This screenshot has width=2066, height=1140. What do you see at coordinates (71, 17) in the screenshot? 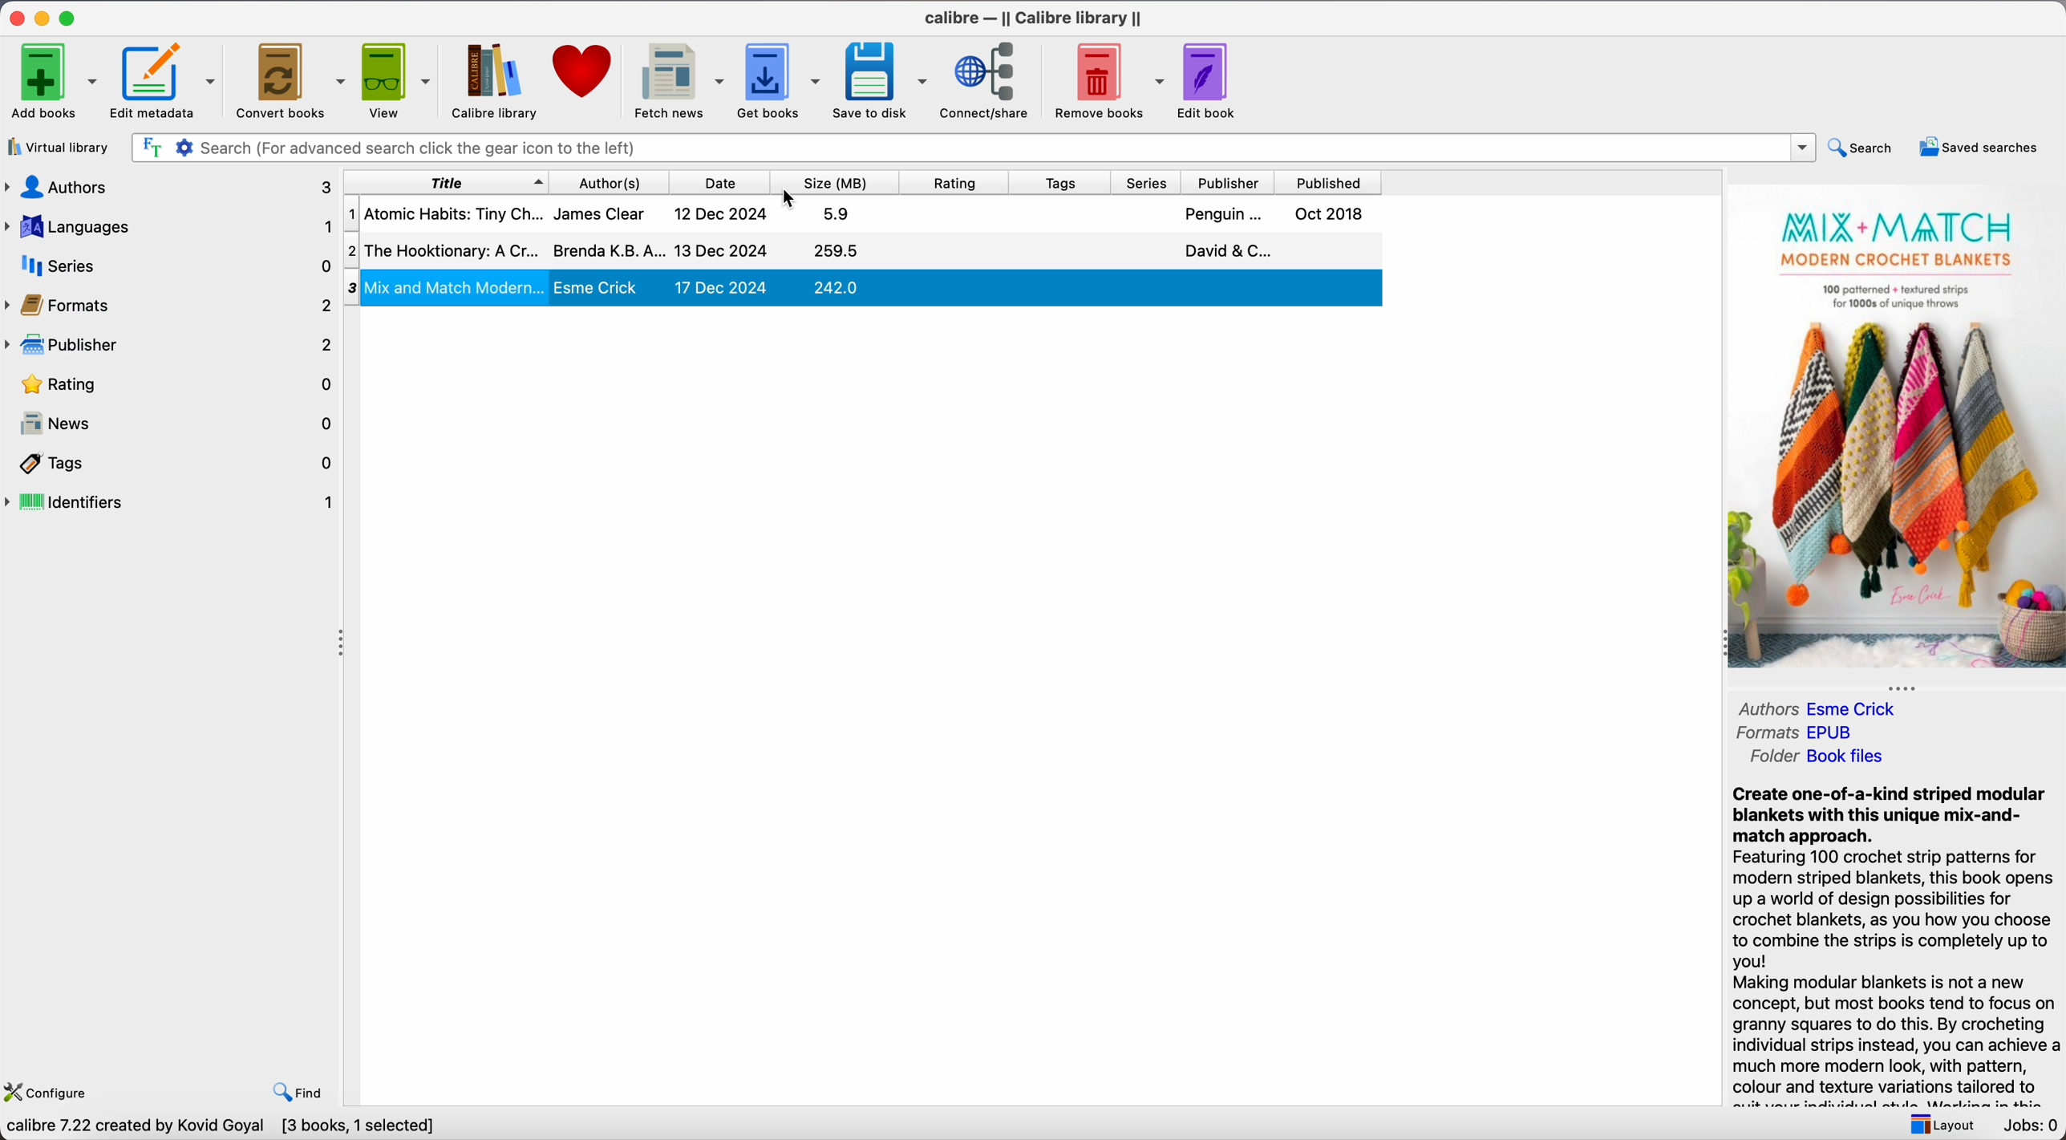
I see `maximize` at bounding box center [71, 17].